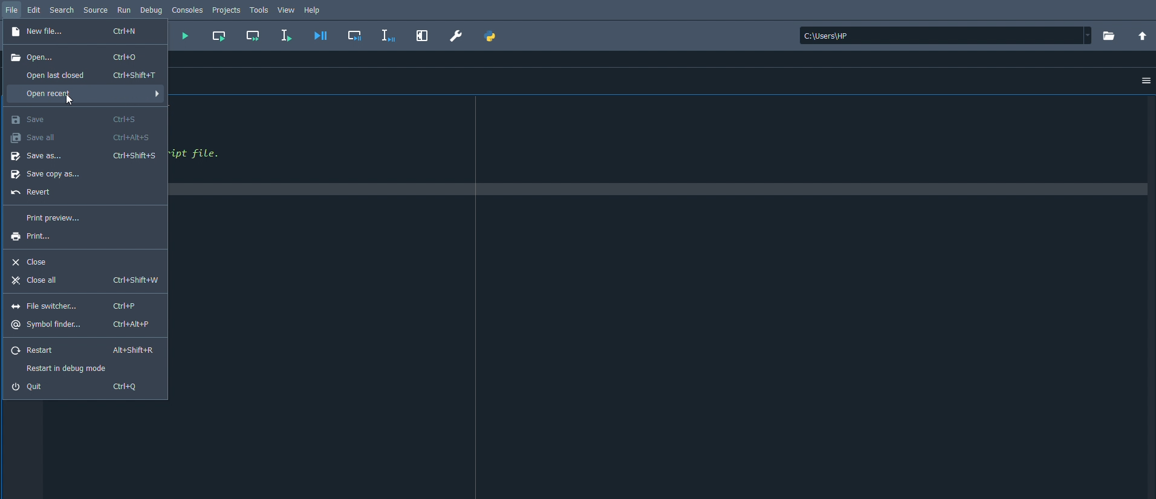 The image size is (1156, 499). Describe the element at coordinates (71, 100) in the screenshot. I see `Cursor` at that location.